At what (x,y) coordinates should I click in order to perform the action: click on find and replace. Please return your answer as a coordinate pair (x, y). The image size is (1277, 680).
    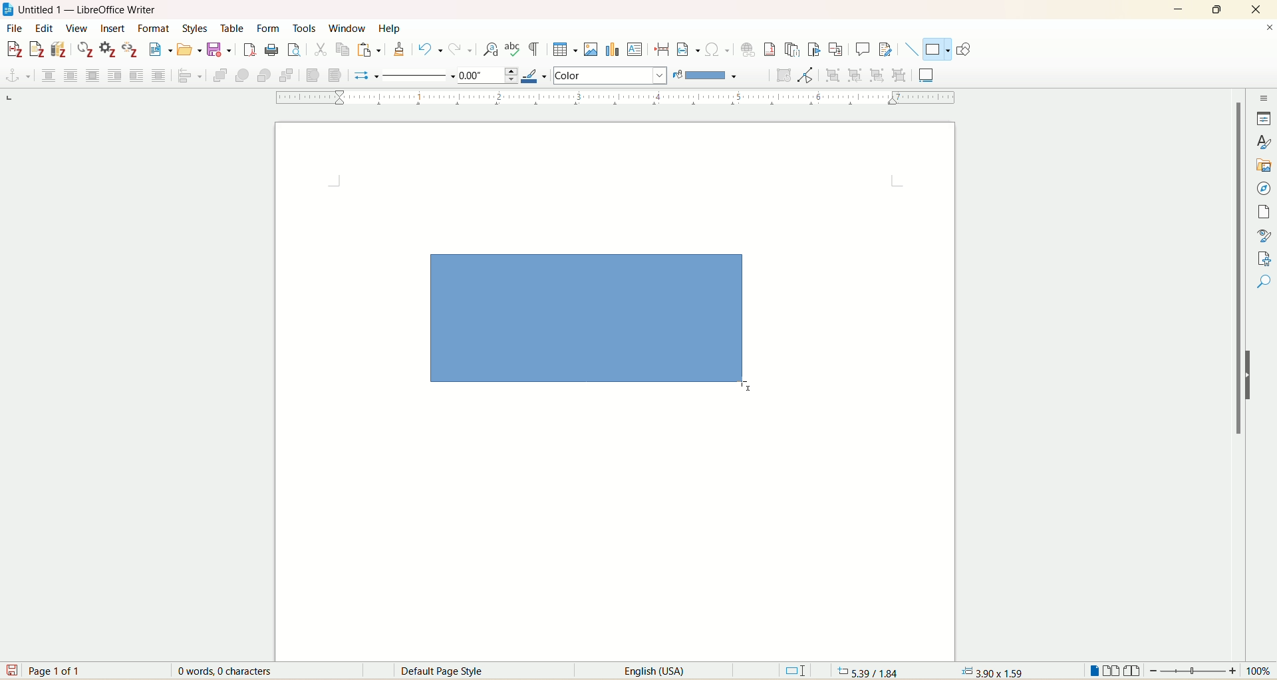
    Looking at the image, I should click on (492, 50).